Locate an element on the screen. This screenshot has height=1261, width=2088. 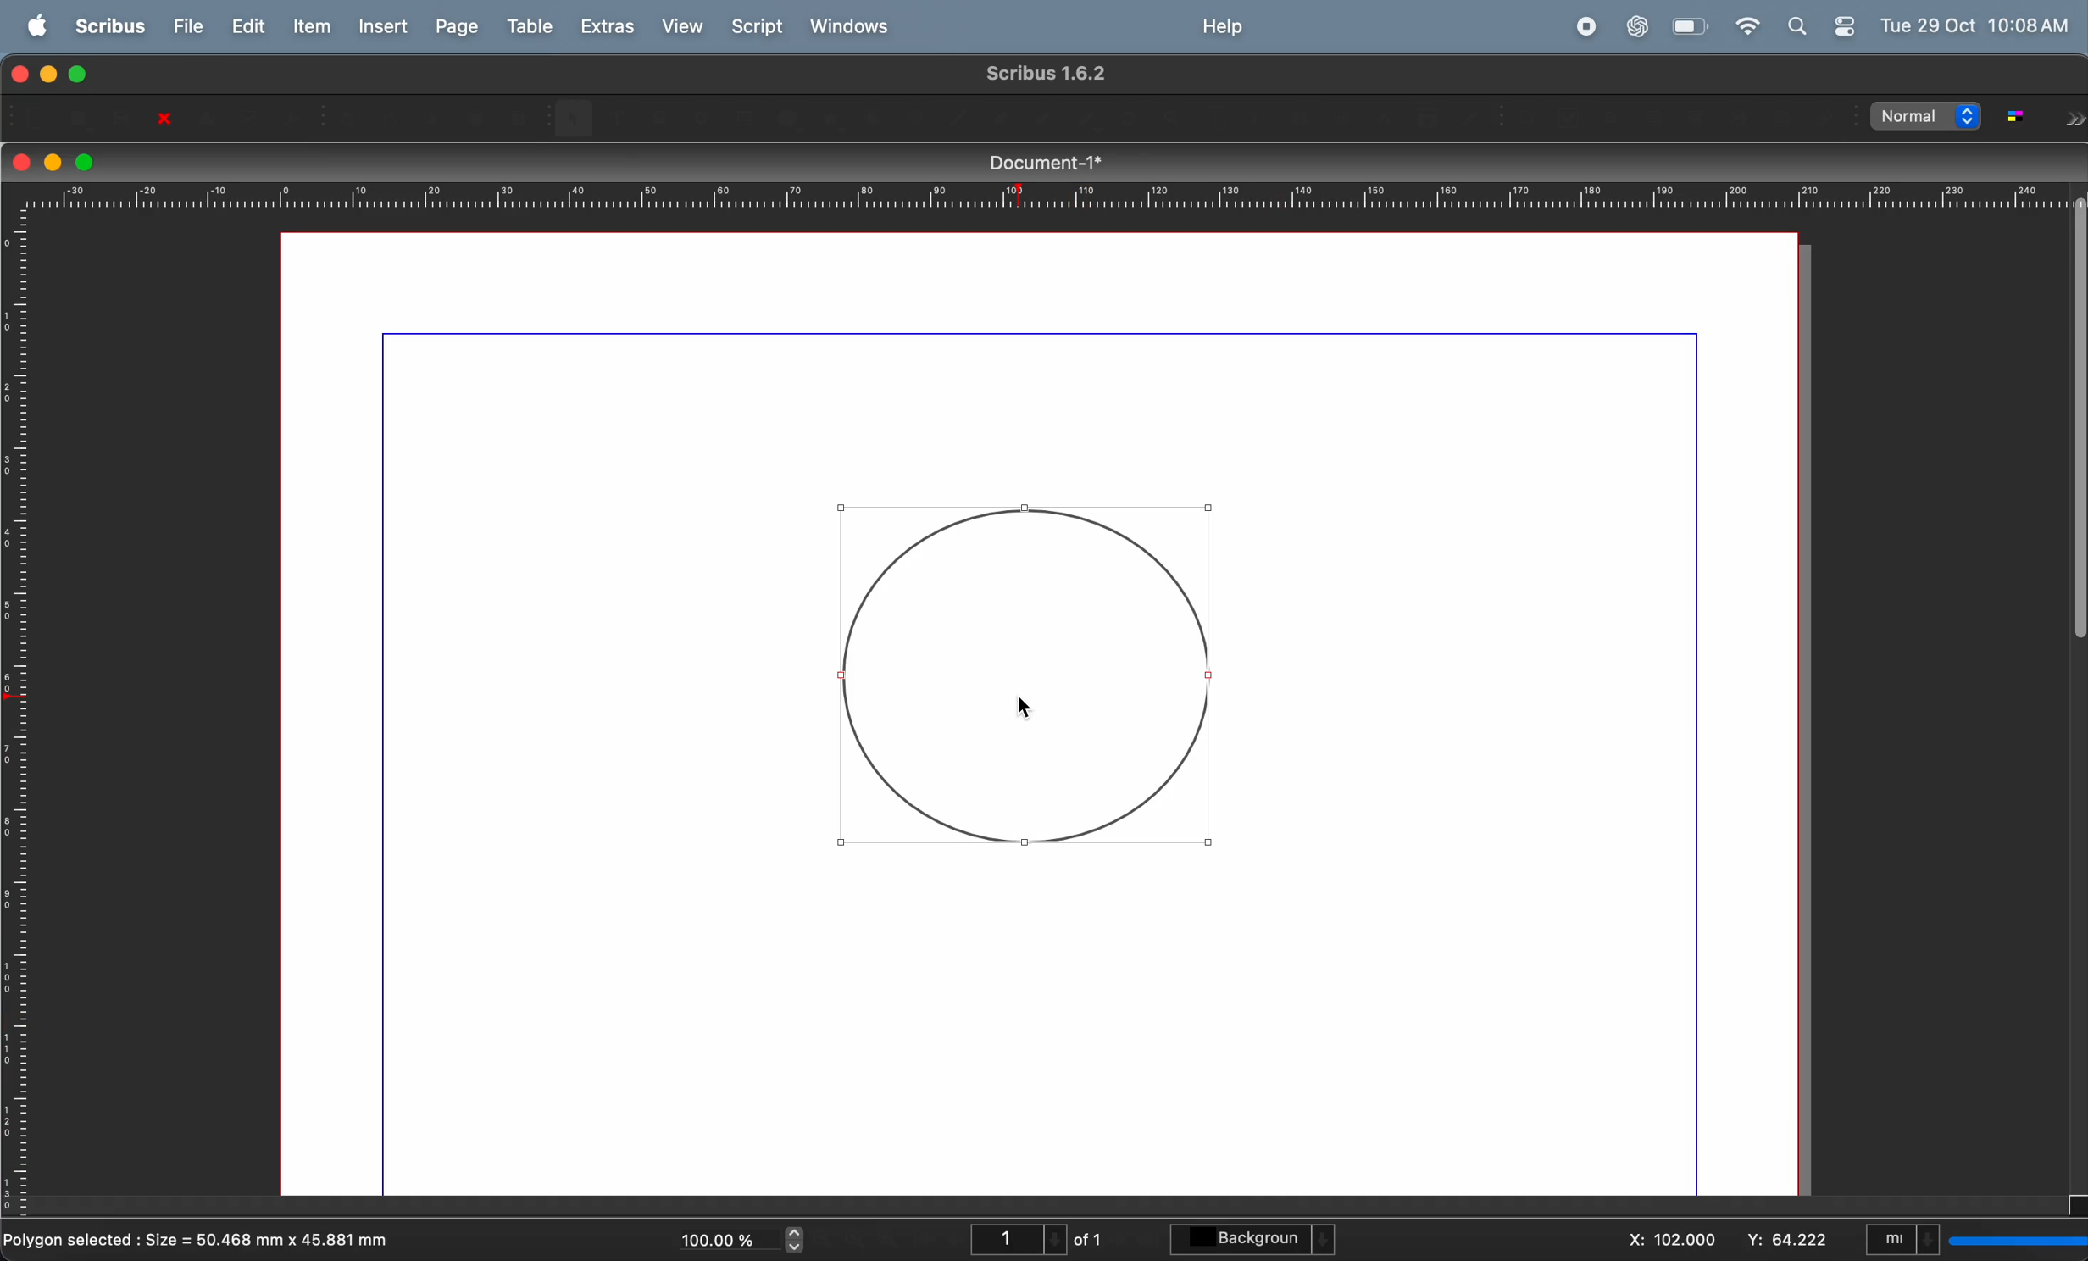
Script is located at coordinates (760, 26).